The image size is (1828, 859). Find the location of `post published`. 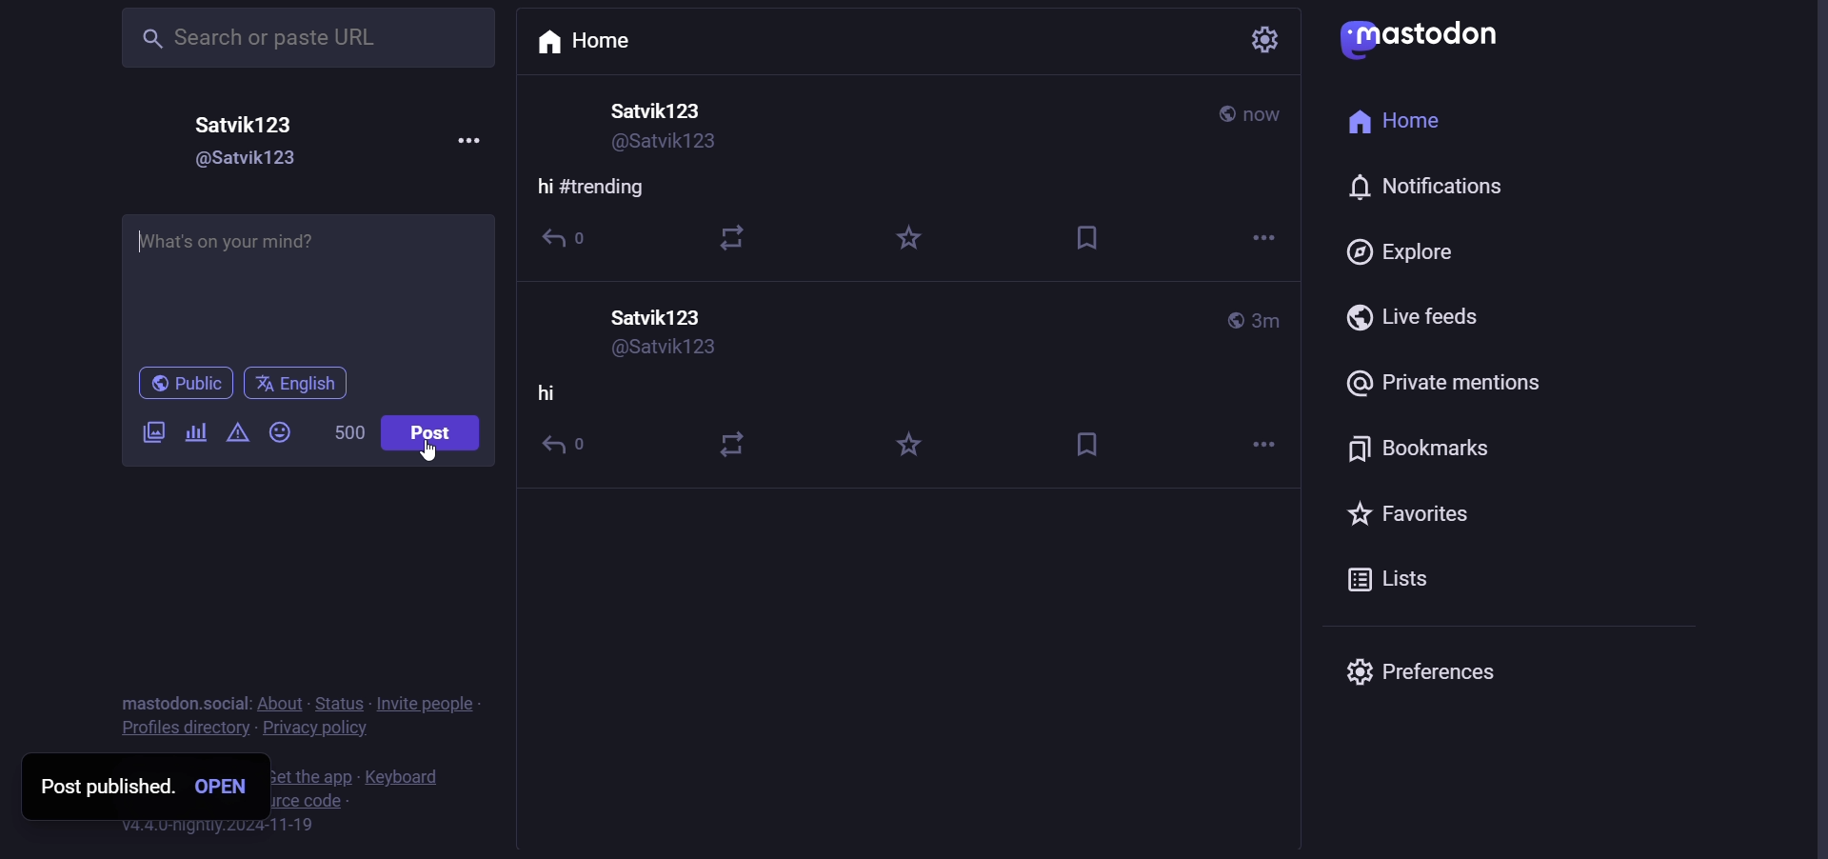

post published is located at coordinates (102, 790).